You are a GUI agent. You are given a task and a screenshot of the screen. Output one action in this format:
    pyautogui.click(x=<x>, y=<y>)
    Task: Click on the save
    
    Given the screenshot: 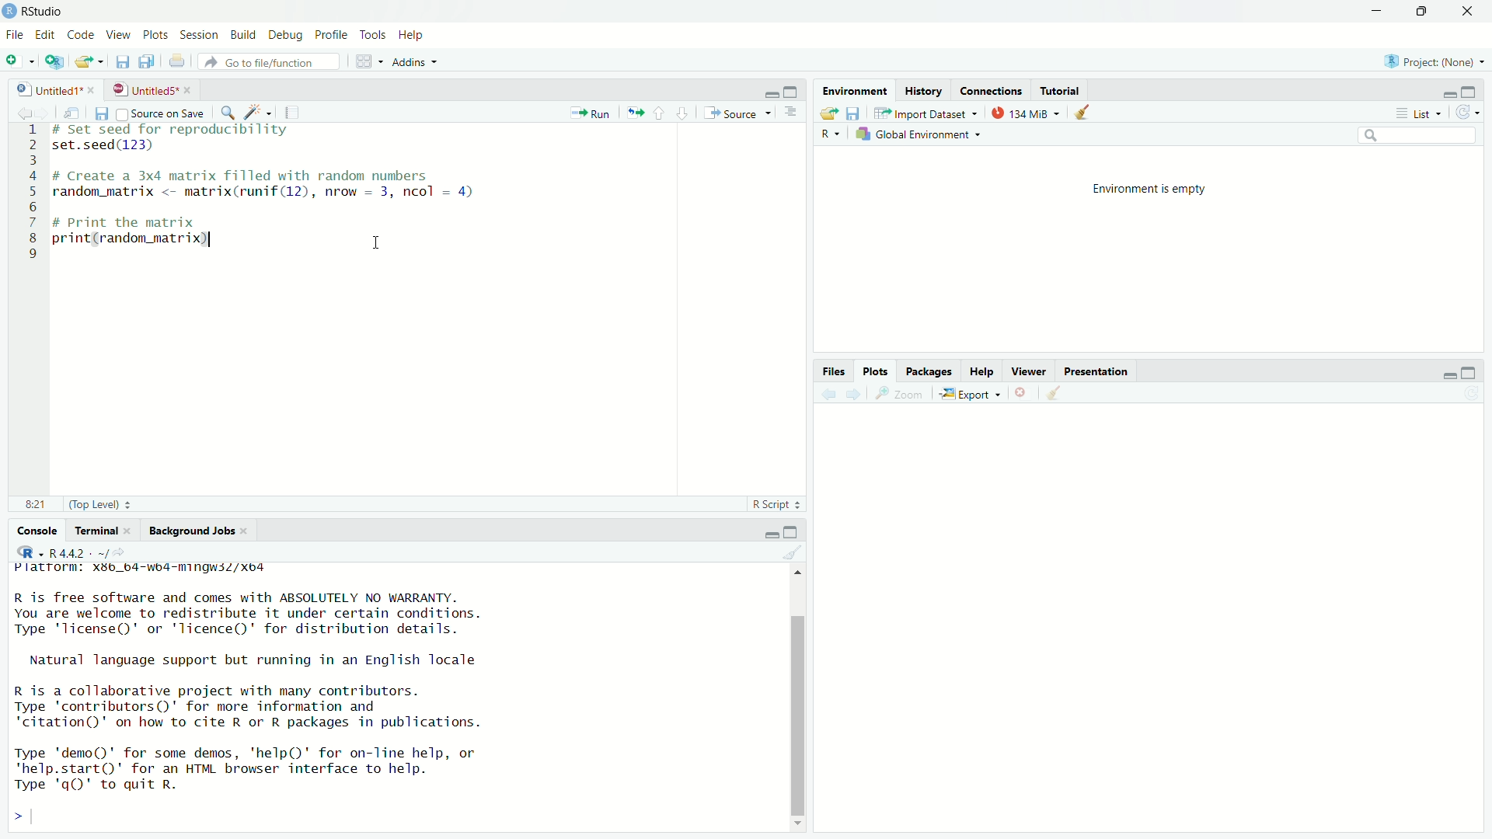 What is the action you would take?
    pyautogui.click(x=100, y=113)
    